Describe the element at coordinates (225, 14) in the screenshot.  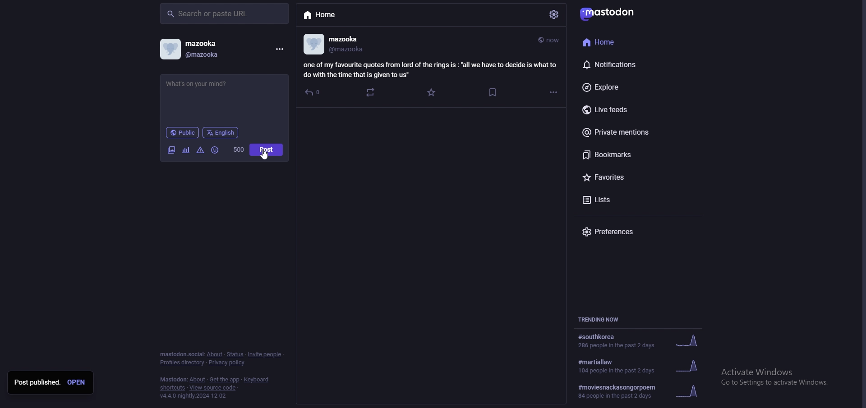
I see `search bar` at that location.